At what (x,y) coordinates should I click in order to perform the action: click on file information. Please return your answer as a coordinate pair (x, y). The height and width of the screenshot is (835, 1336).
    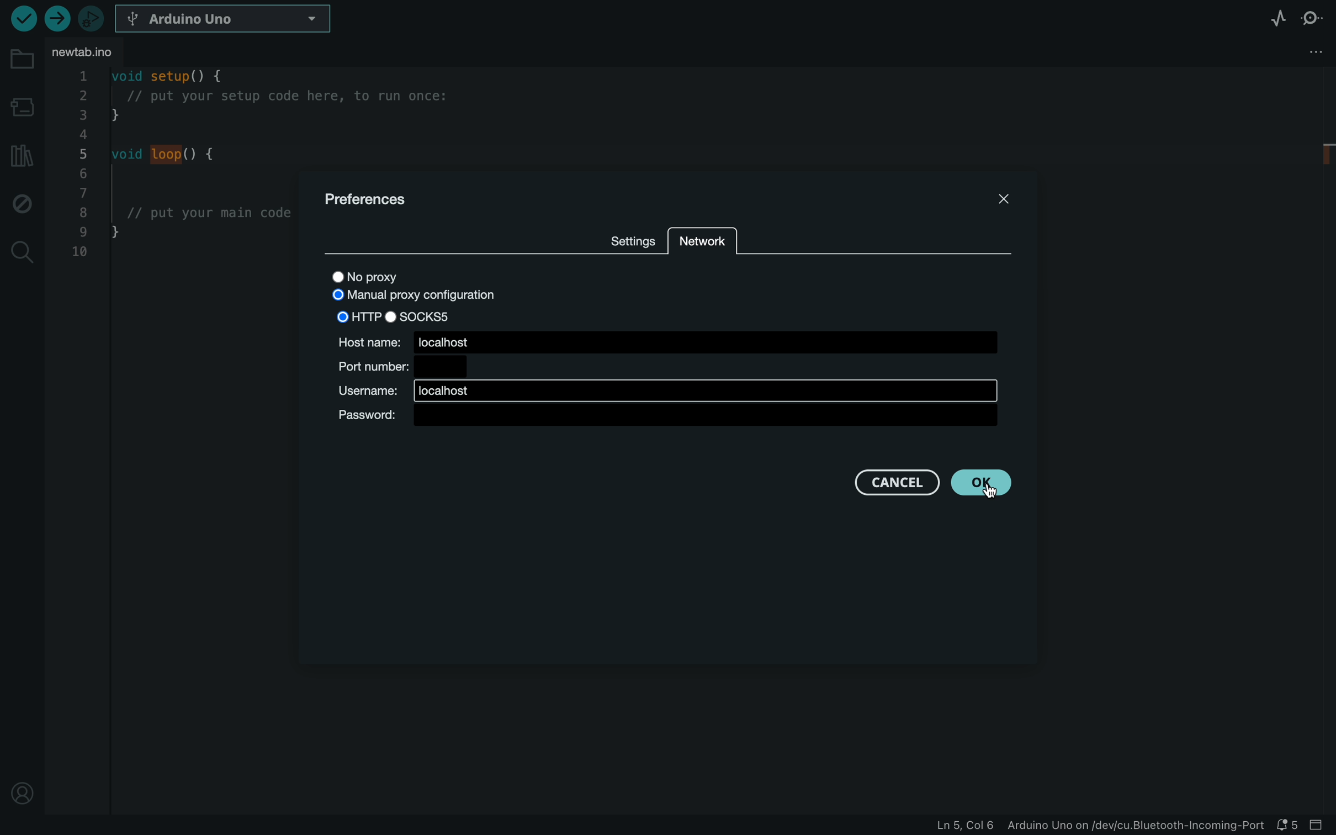
    Looking at the image, I should click on (1098, 825).